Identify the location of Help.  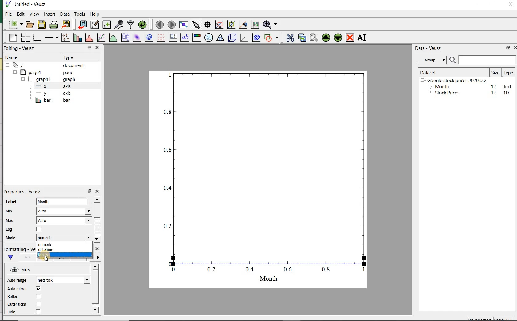
(95, 15).